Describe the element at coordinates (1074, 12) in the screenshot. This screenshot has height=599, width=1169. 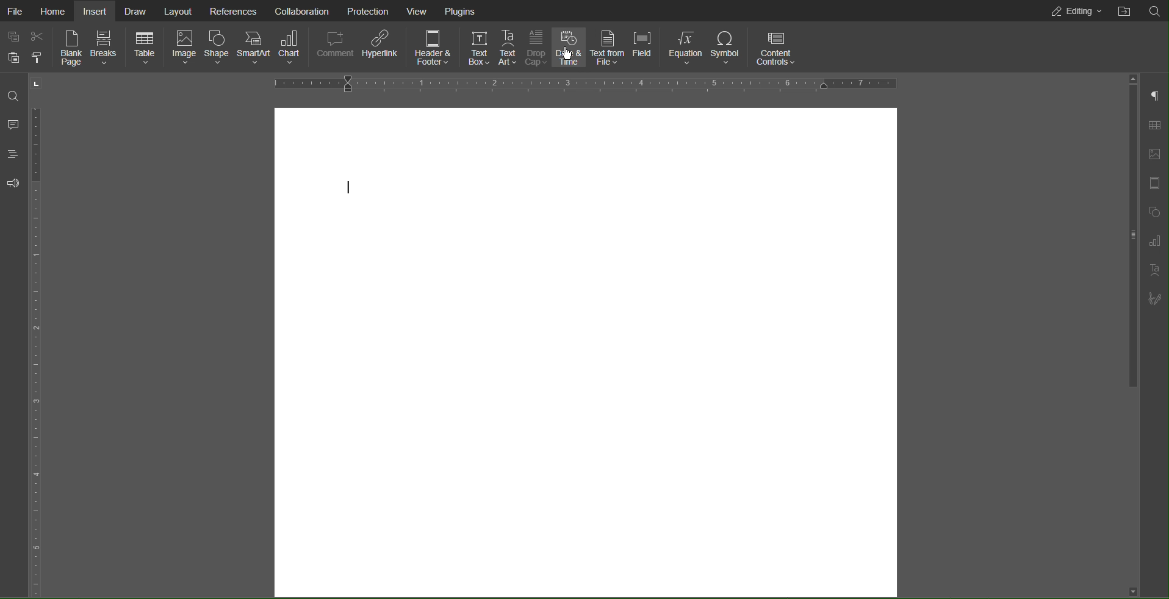
I see `Editing ` at that location.